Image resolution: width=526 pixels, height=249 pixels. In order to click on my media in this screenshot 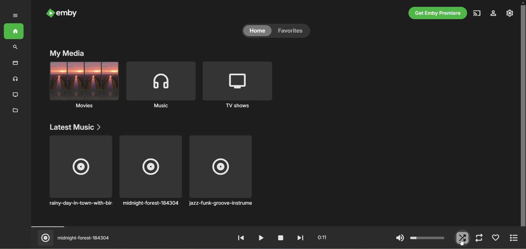, I will do `click(68, 54)`.